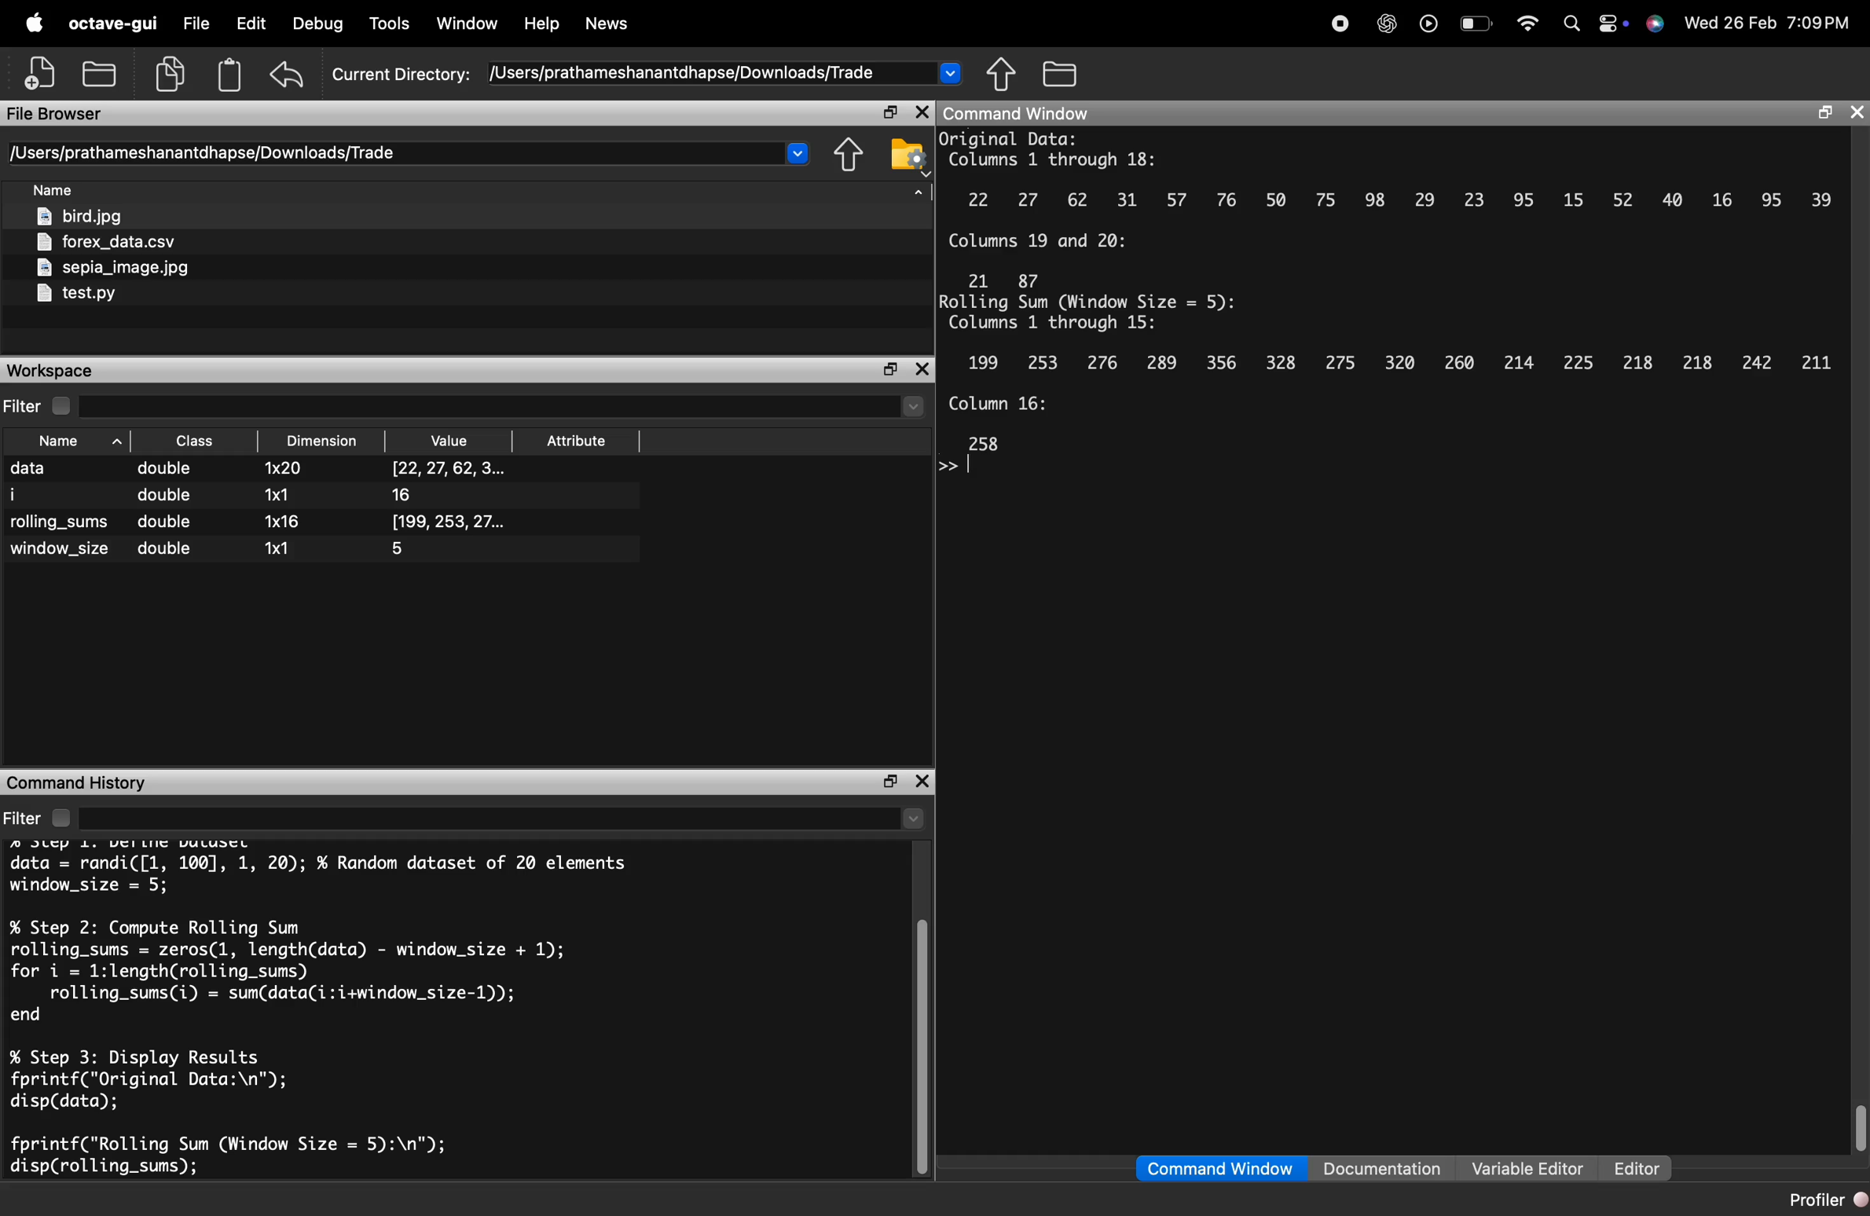 The image size is (1870, 1216). I want to click on close, so click(923, 112).